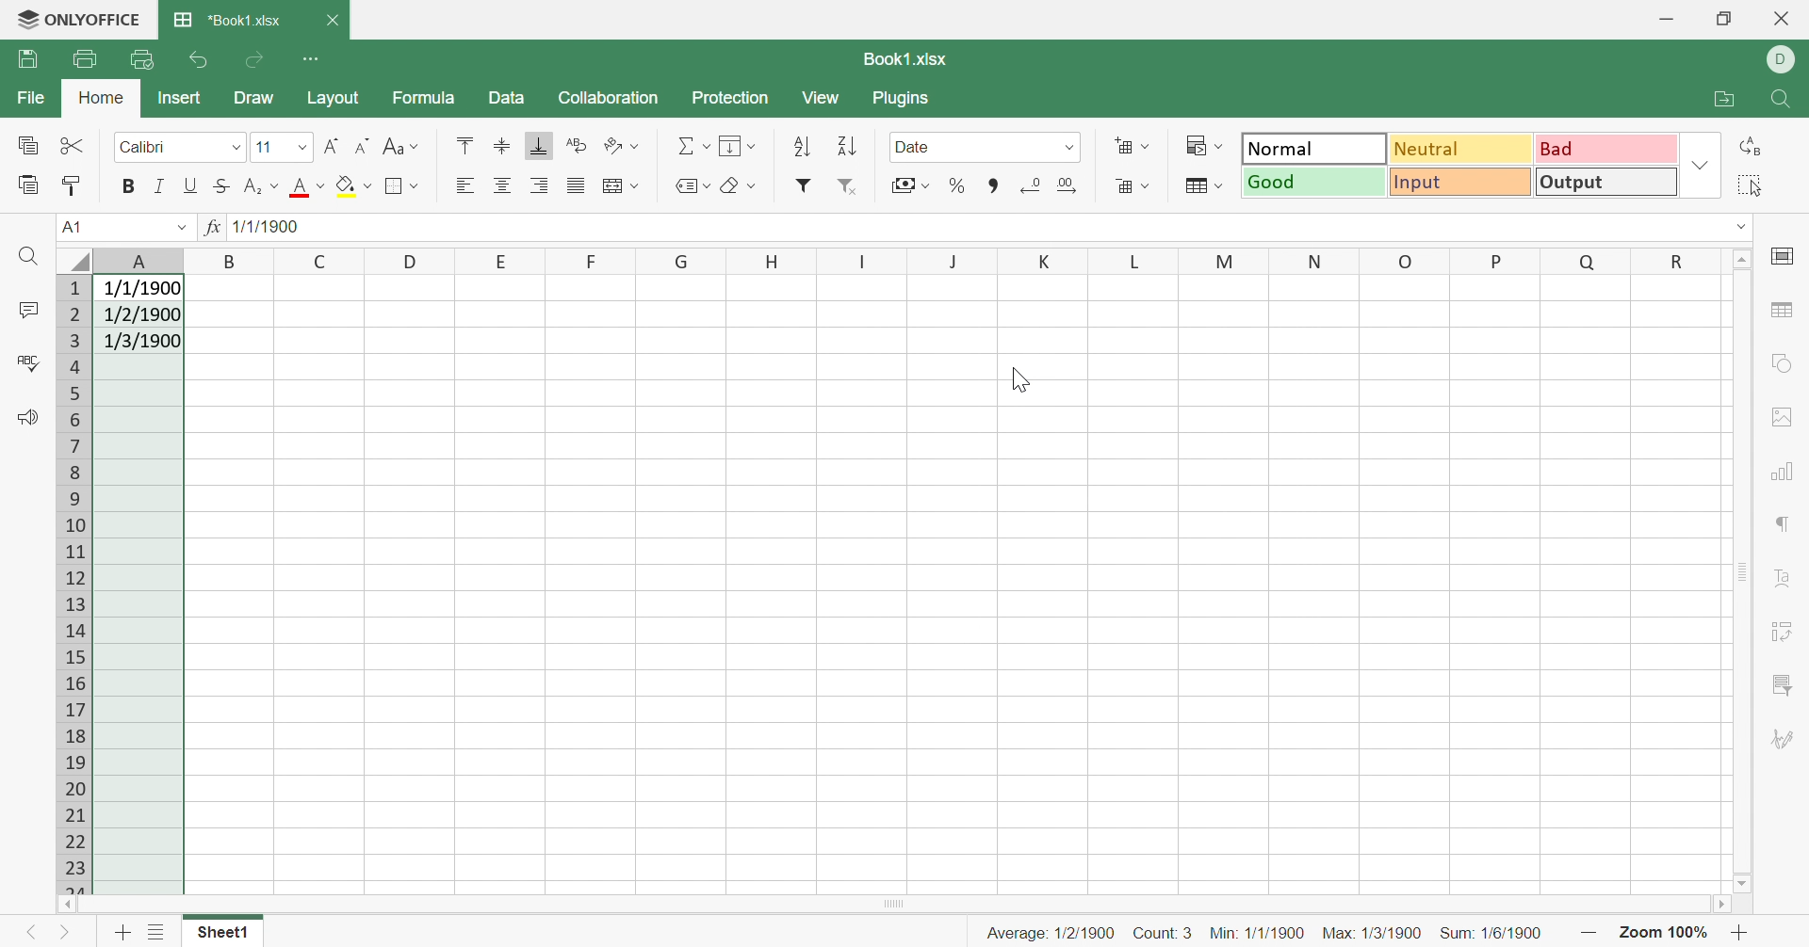  What do you see at coordinates (1787, 743) in the screenshot?
I see `Signature settings` at bounding box center [1787, 743].